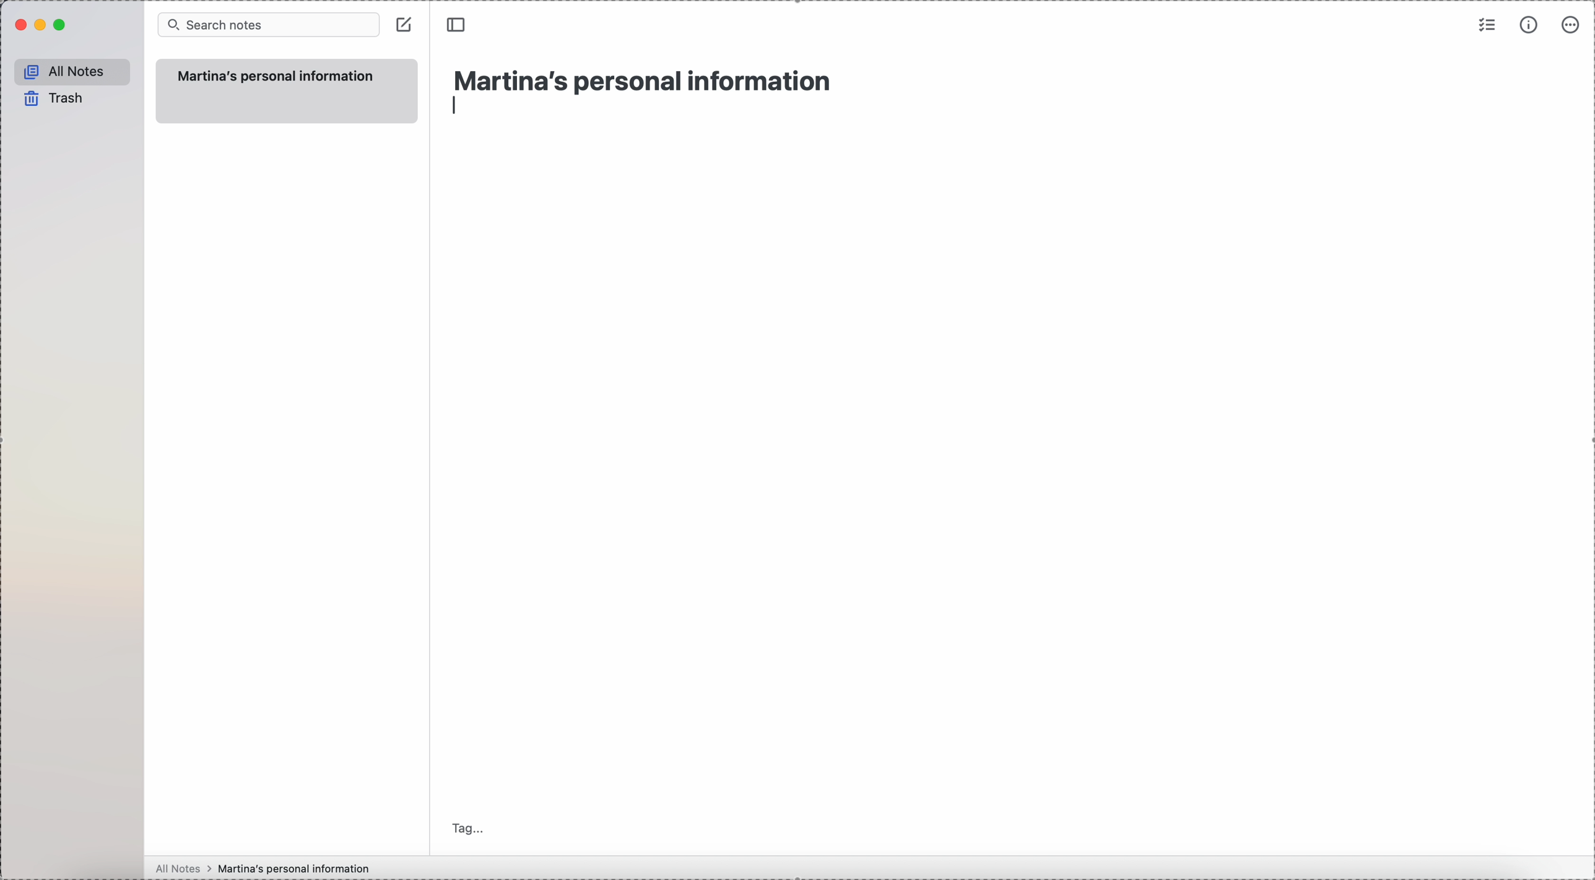  Describe the element at coordinates (454, 25) in the screenshot. I see `toggle sidebar` at that location.